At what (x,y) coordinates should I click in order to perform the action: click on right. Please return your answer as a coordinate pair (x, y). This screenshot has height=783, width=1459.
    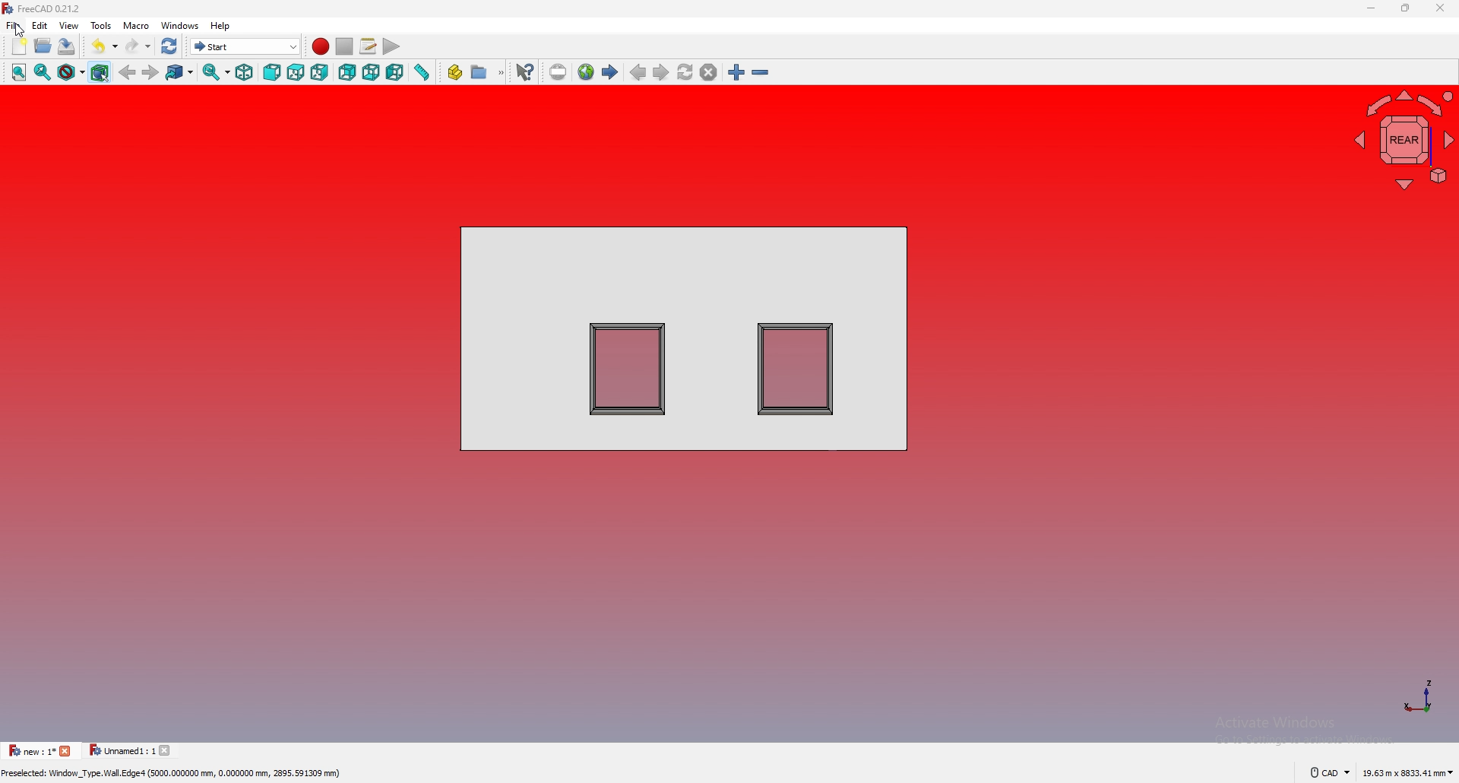
    Looking at the image, I should click on (321, 72).